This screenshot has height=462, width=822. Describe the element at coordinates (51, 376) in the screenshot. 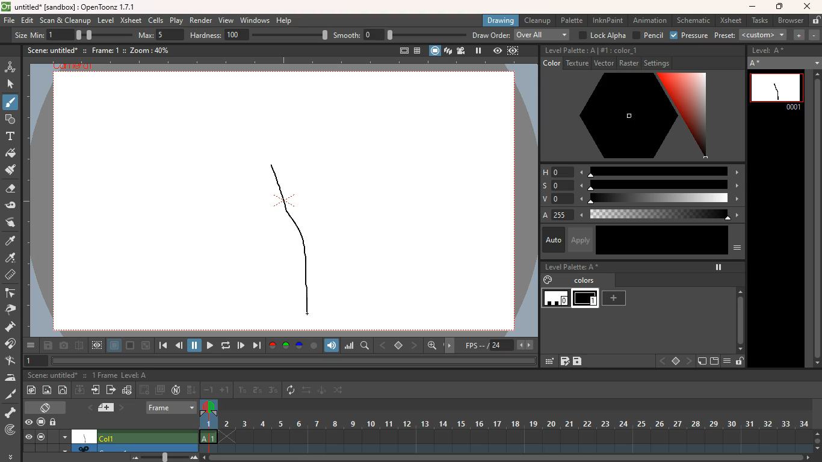

I see `scene: untitled` at that location.